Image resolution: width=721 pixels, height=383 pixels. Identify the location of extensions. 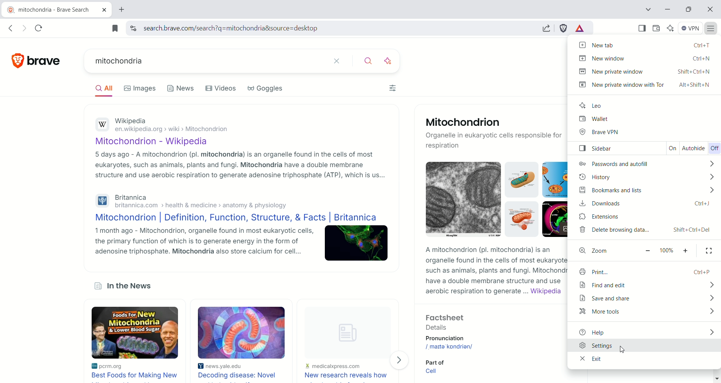
(641, 215).